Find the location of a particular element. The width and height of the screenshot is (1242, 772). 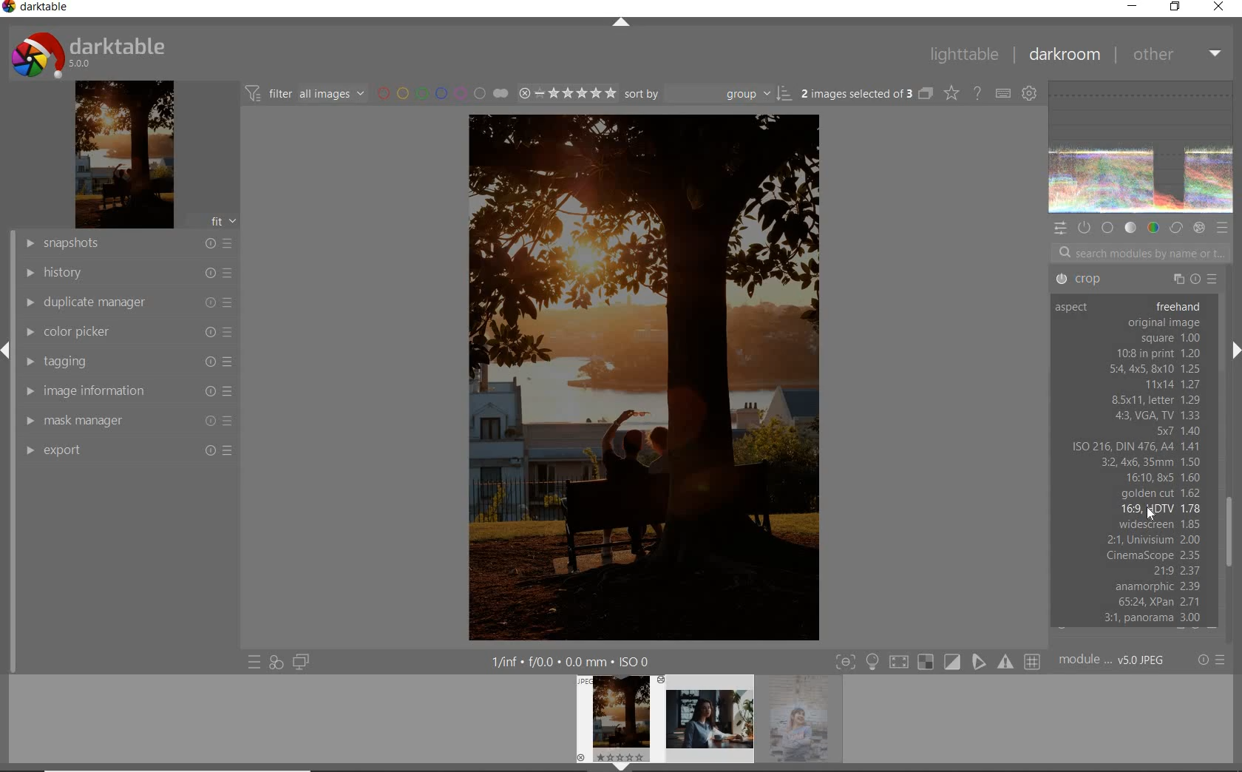

change type of overlay is located at coordinates (951, 92).